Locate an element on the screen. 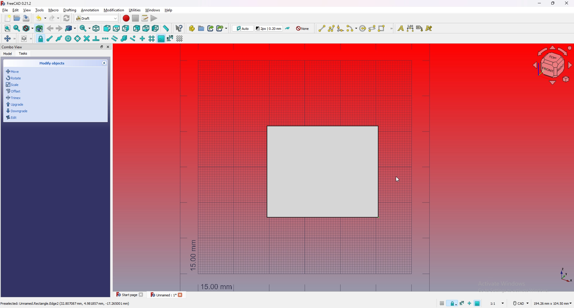 Image resolution: width=574 pixels, height=308 pixels. snap dimension is located at coordinates (170, 38).